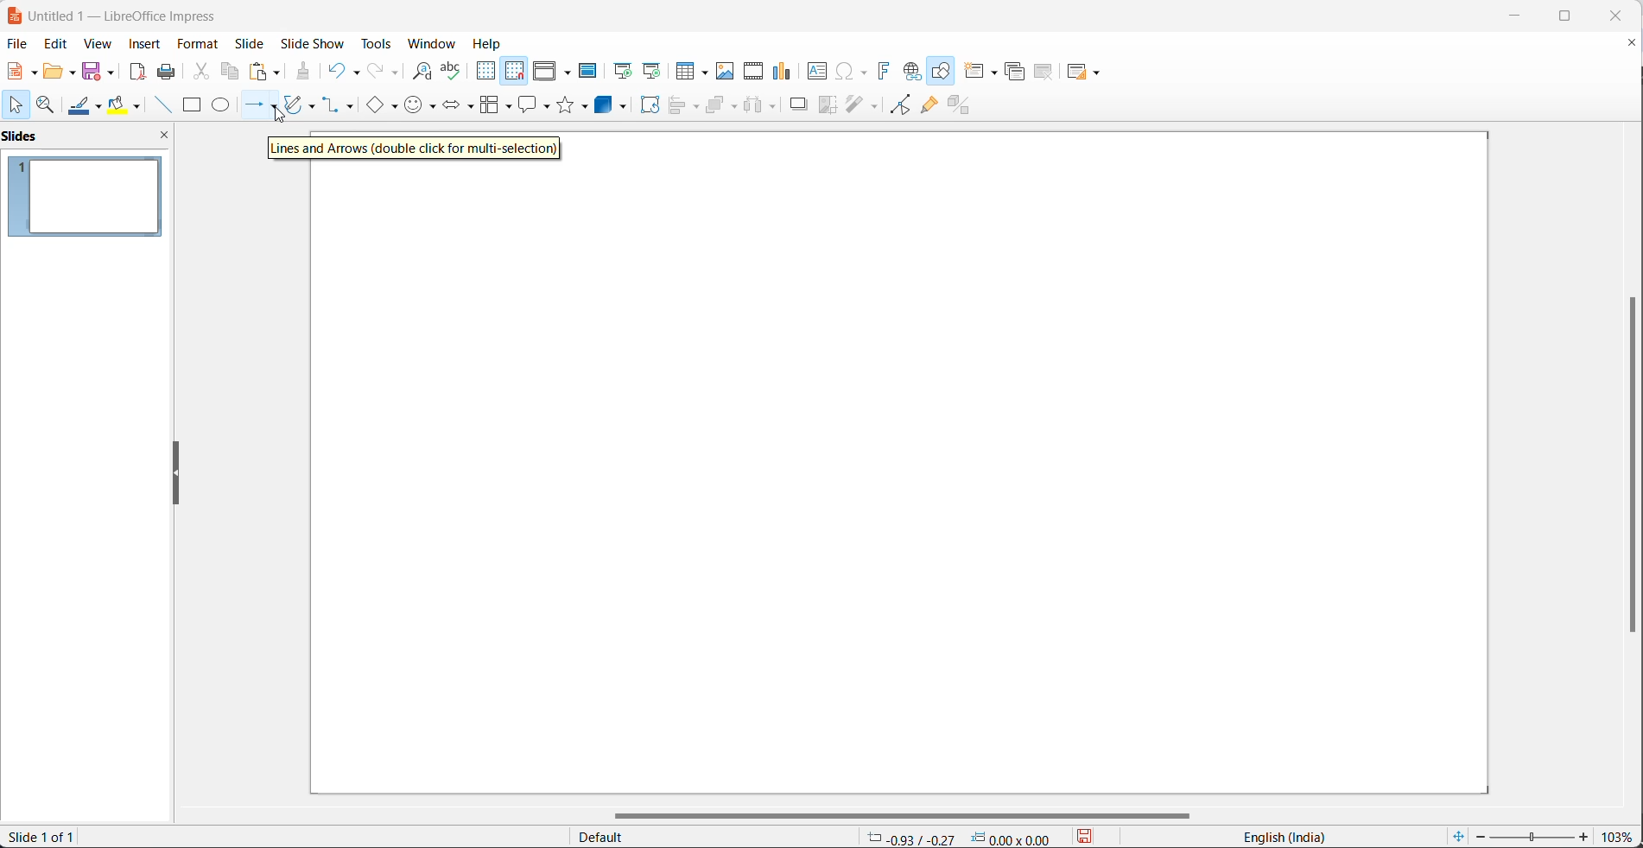 This screenshot has height=848, width=1643. Describe the element at coordinates (1044, 73) in the screenshot. I see `delete slide ` at that location.